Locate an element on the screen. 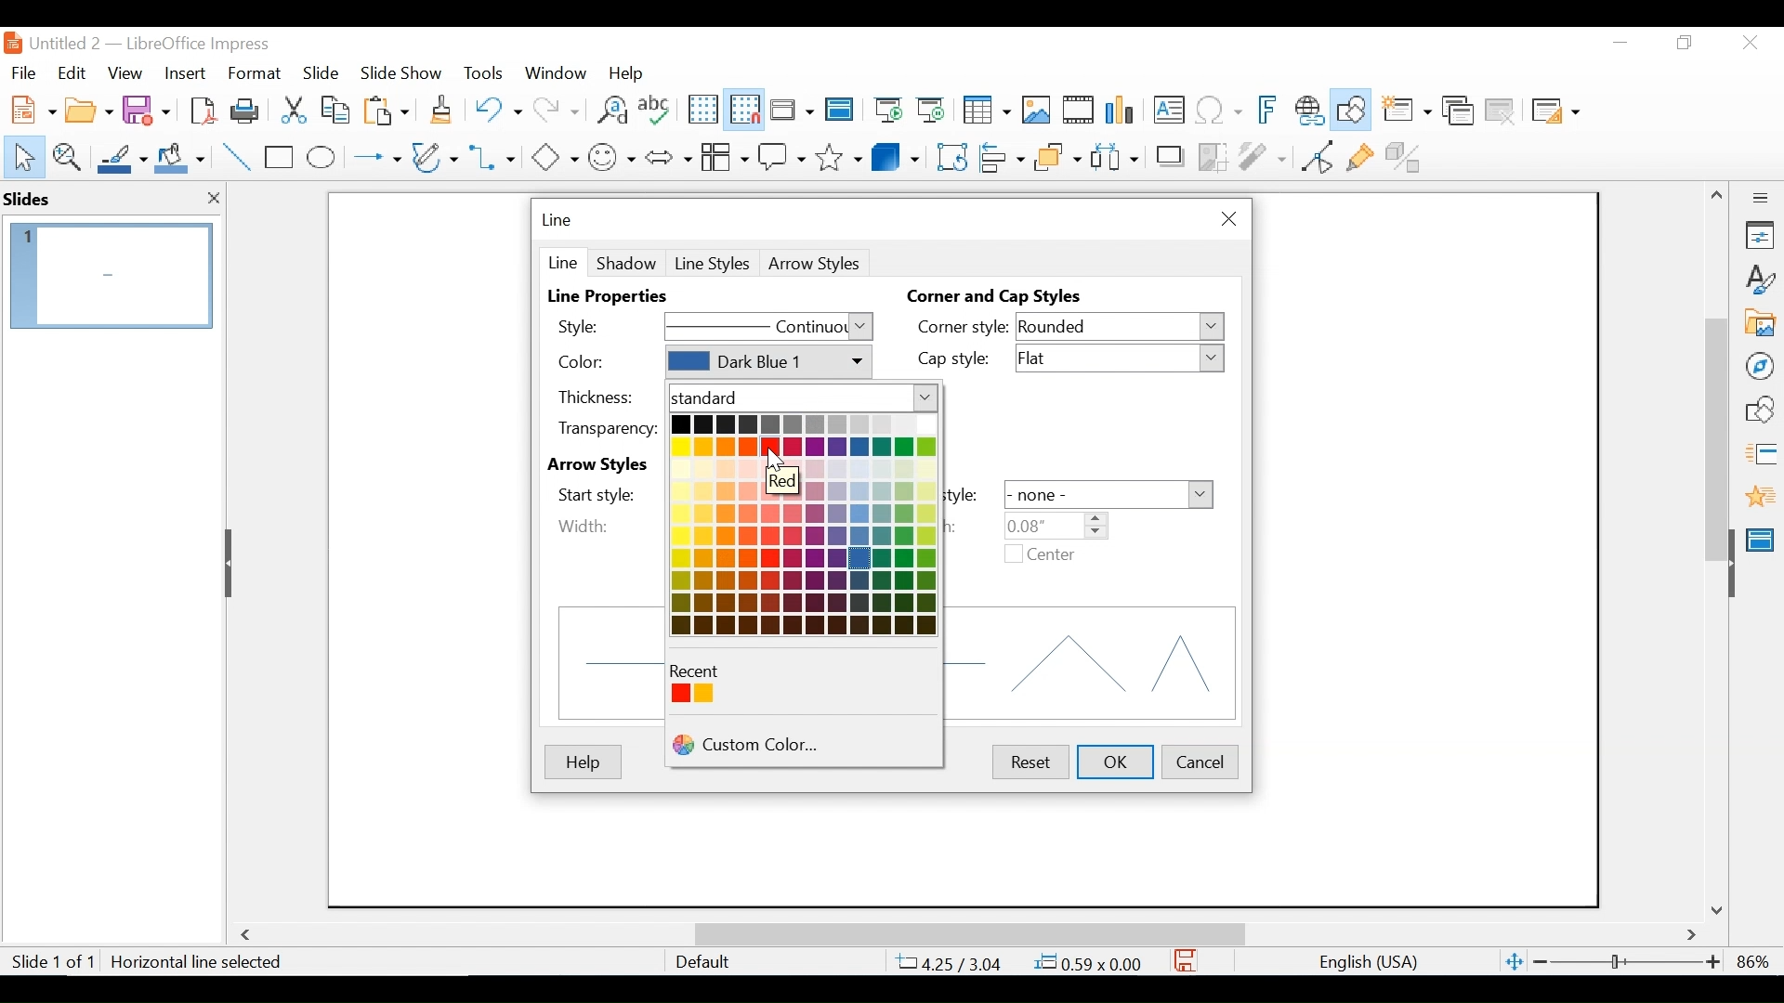  Master Slides is located at coordinates (840, 111).